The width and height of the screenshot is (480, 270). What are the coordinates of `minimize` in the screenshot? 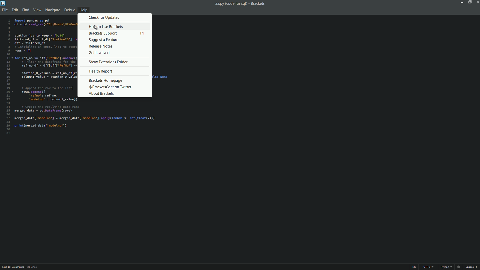 It's located at (461, 2).